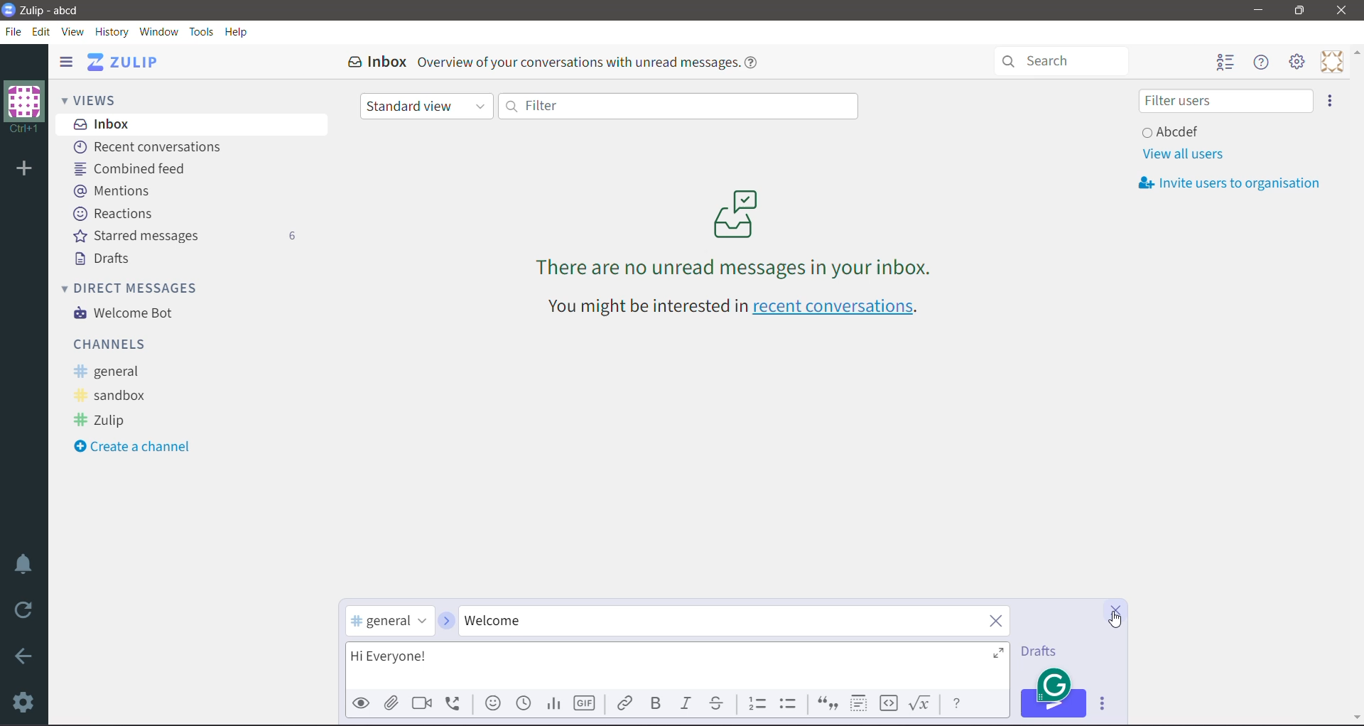  I want to click on Cancel Compose, so click(1115, 612).